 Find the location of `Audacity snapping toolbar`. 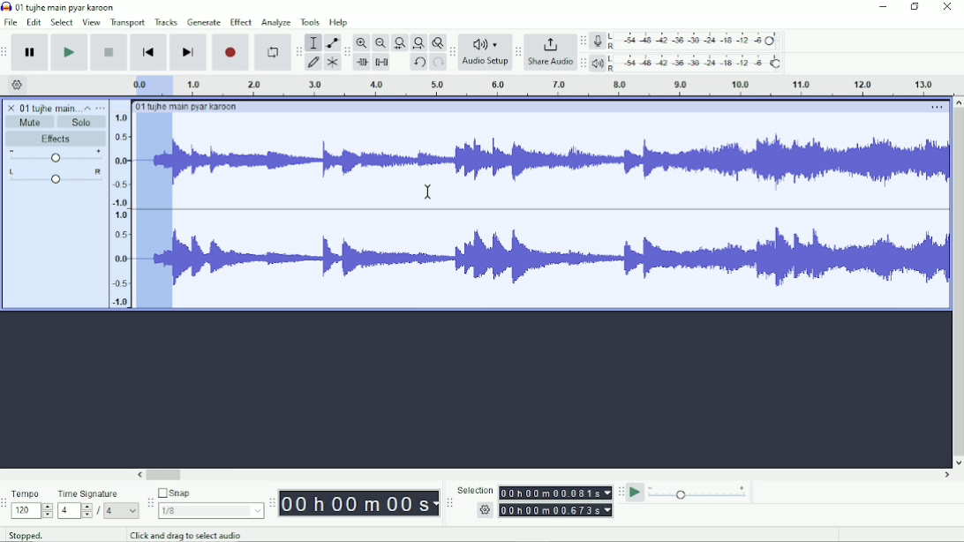

Audacity snapping toolbar is located at coordinates (149, 502).